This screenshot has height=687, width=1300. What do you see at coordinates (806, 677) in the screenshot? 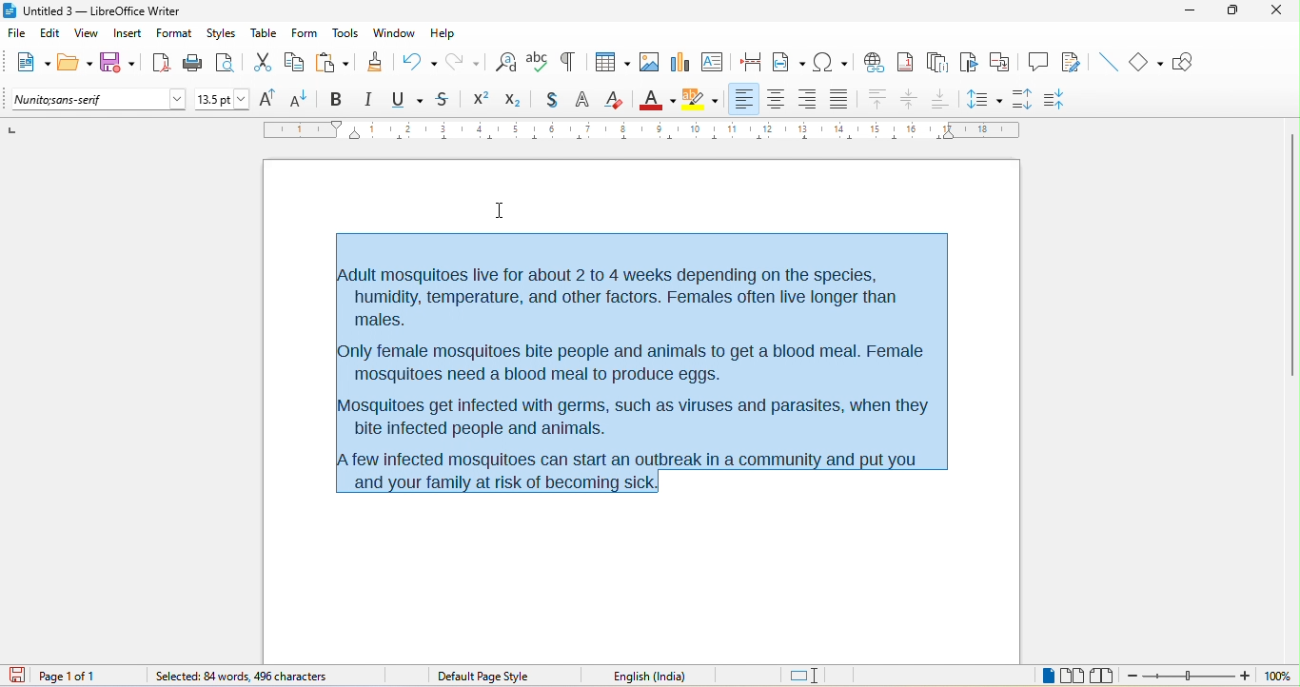
I see `standard selection` at bounding box center [806, 677].